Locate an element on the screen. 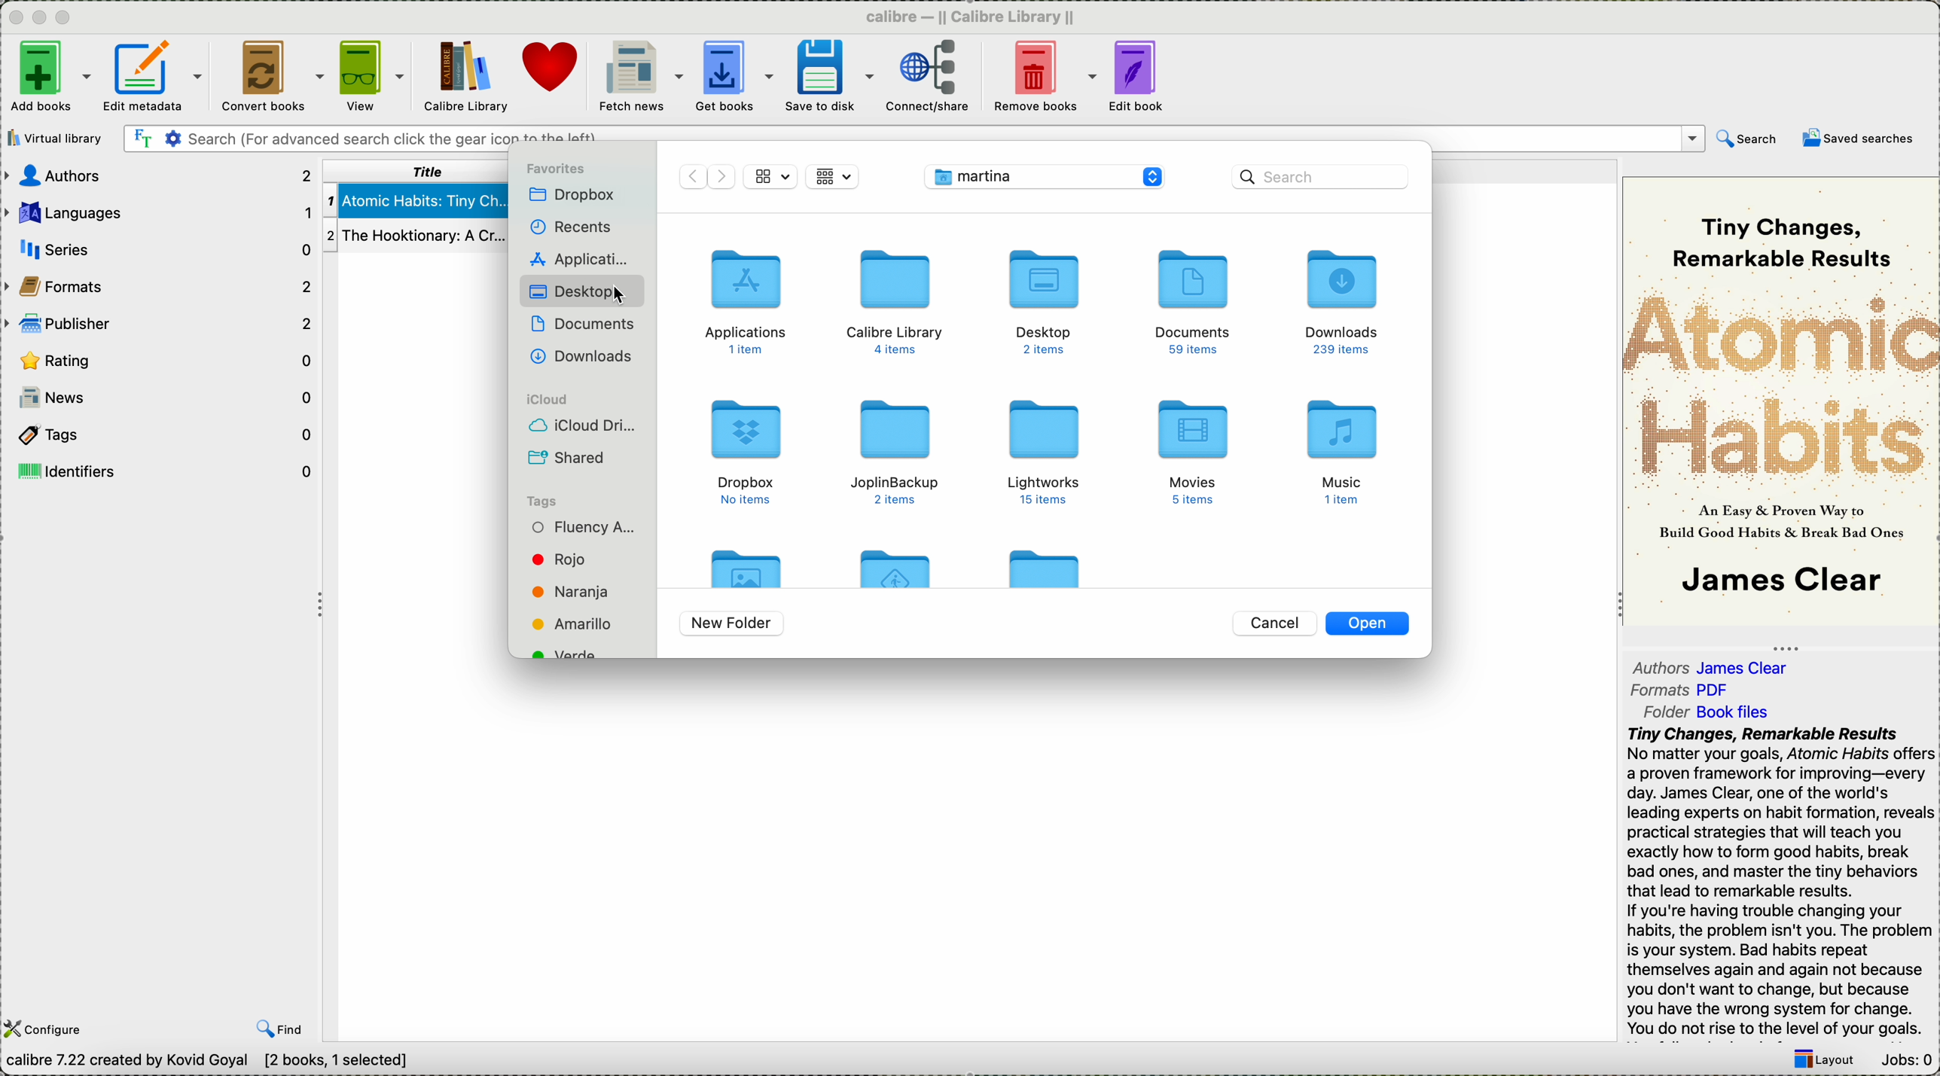  folder is located at coordinates (898, 565).